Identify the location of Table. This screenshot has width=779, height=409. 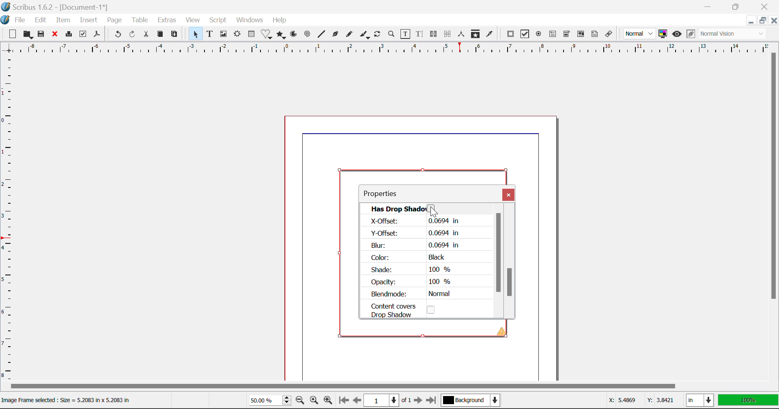
(141, 20).